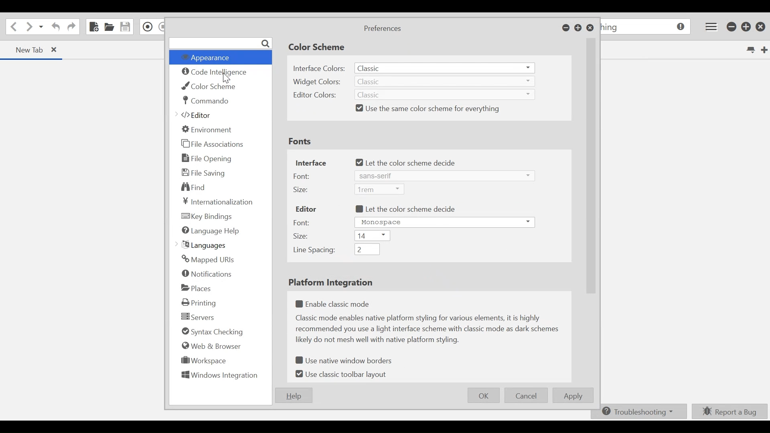 The height and width of the screenshot is (433, 770). I want to click on Troubleshooting, so click(637, 412).